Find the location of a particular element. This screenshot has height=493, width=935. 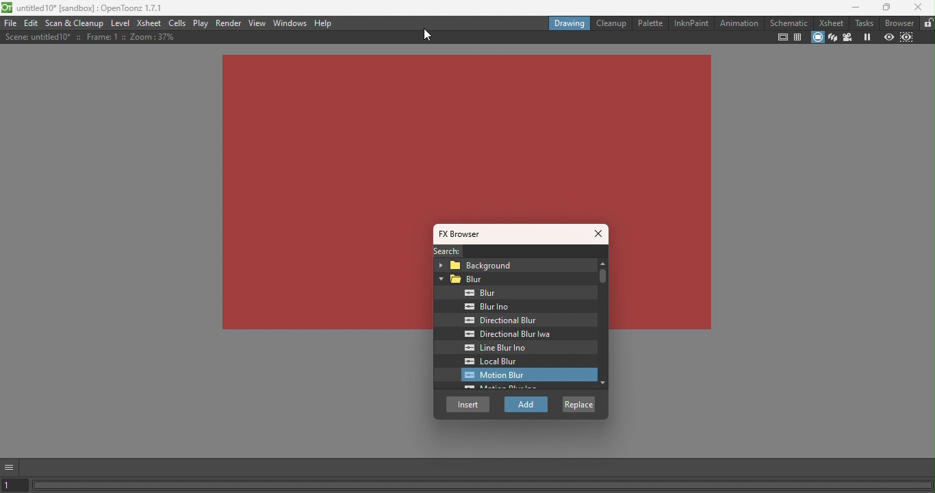

Field guide is located at coordinates (797, 38).